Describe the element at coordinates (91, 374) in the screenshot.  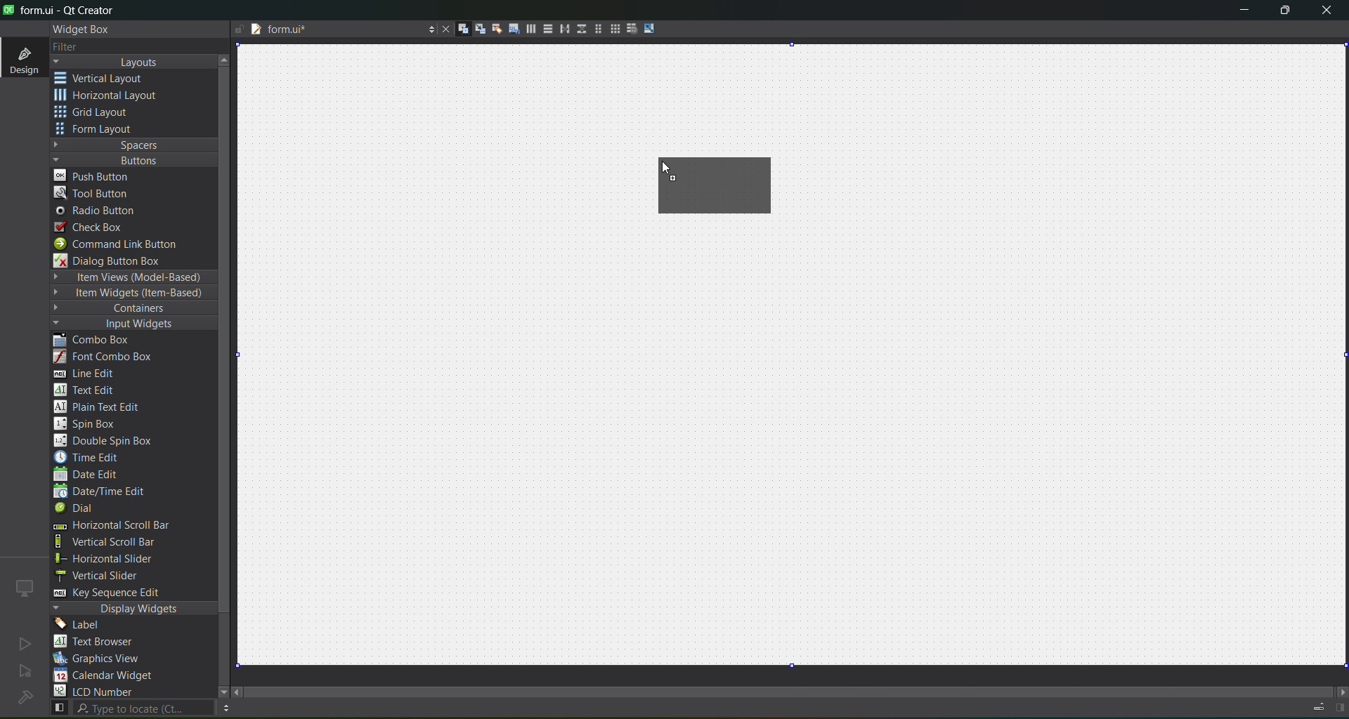
I see `line edit ` at that location.